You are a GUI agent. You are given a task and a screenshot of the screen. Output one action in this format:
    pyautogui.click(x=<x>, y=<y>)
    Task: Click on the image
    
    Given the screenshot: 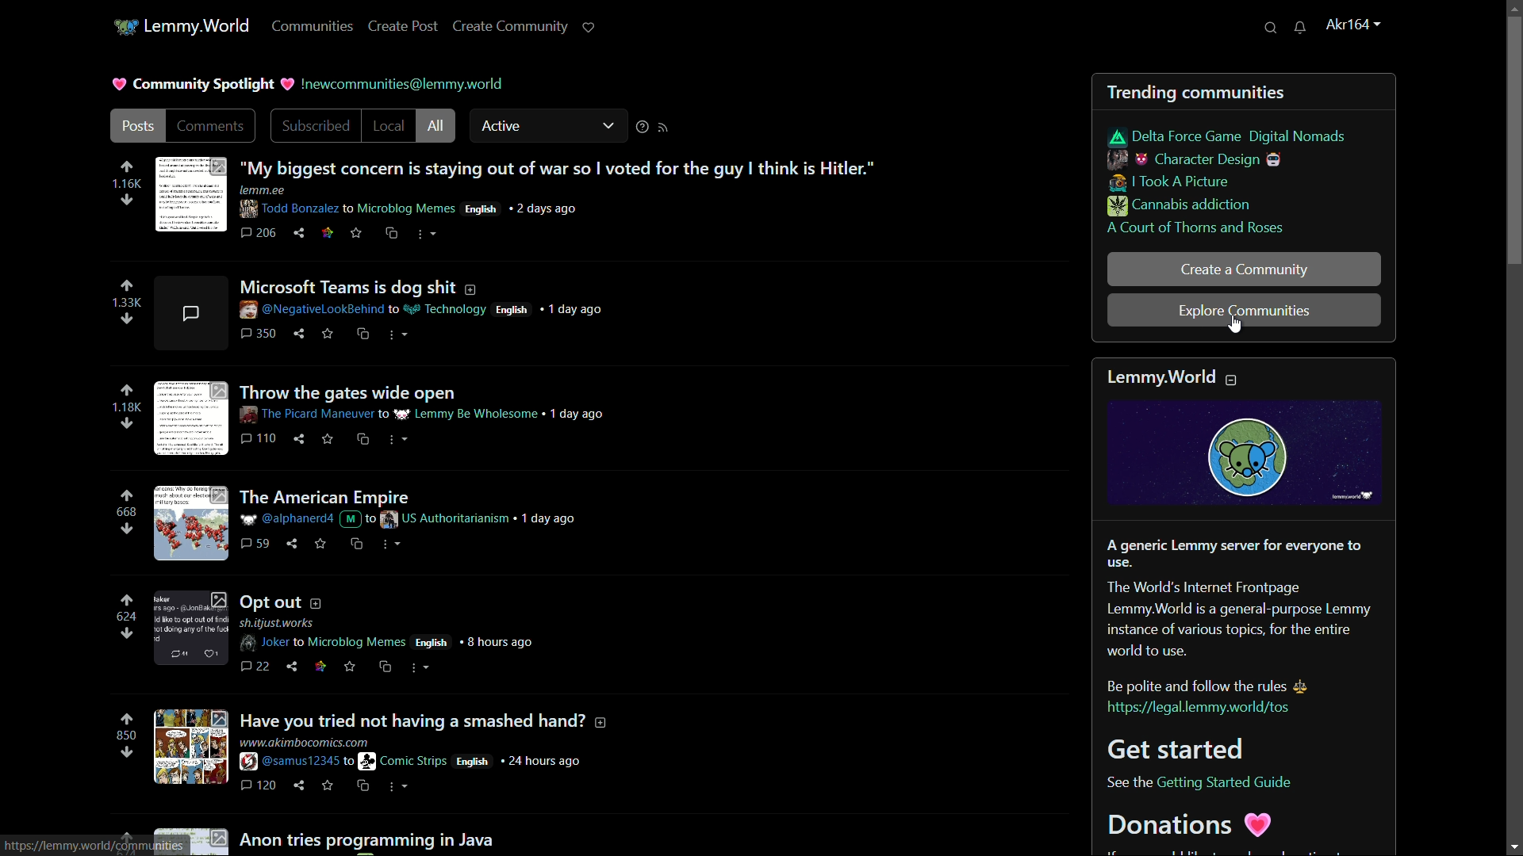 What is the action you would take?
    pyautogui.click(x=194, y=197)
    